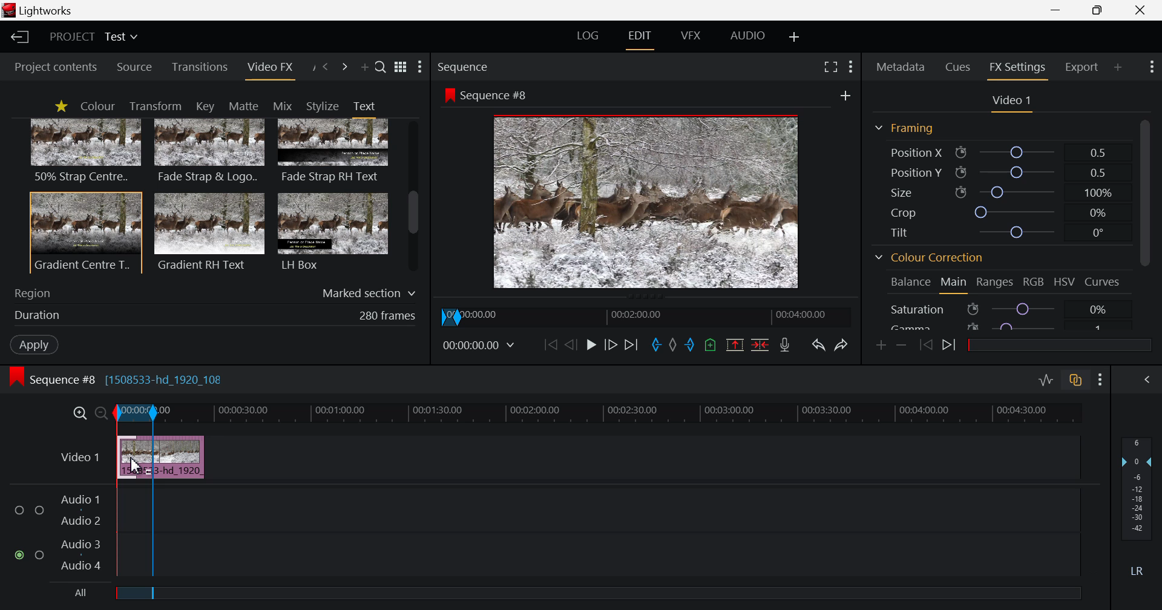 Image resolution: width=1162 pixels, height=610 pixels. What do you see at coordinates (79, 455) in the screenshot?
I see `Video Layer` at bounding box center [79, 455].